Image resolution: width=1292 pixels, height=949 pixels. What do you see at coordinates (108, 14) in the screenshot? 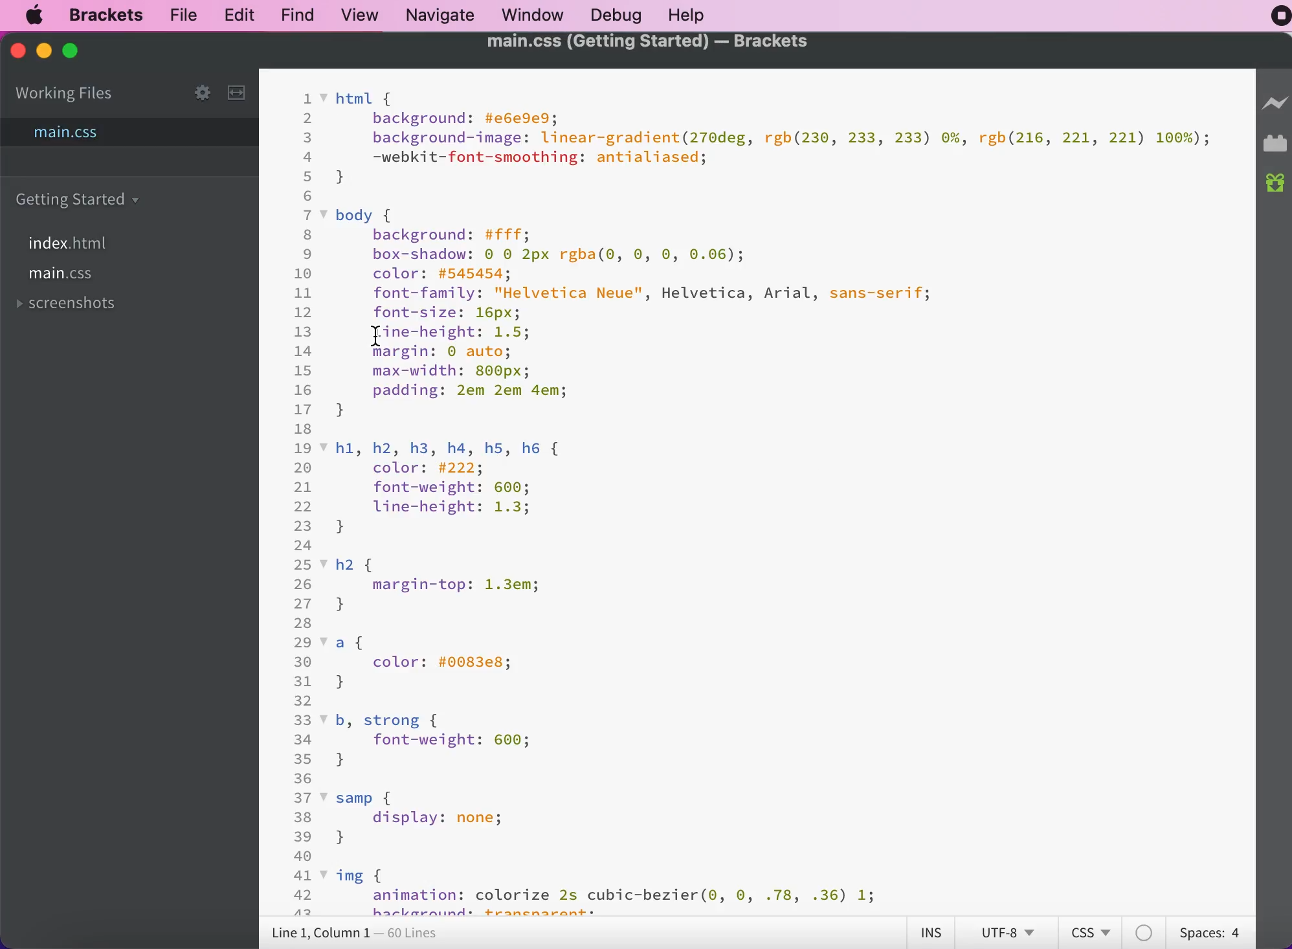
I see `brackets` at bounding box center [108, 14].